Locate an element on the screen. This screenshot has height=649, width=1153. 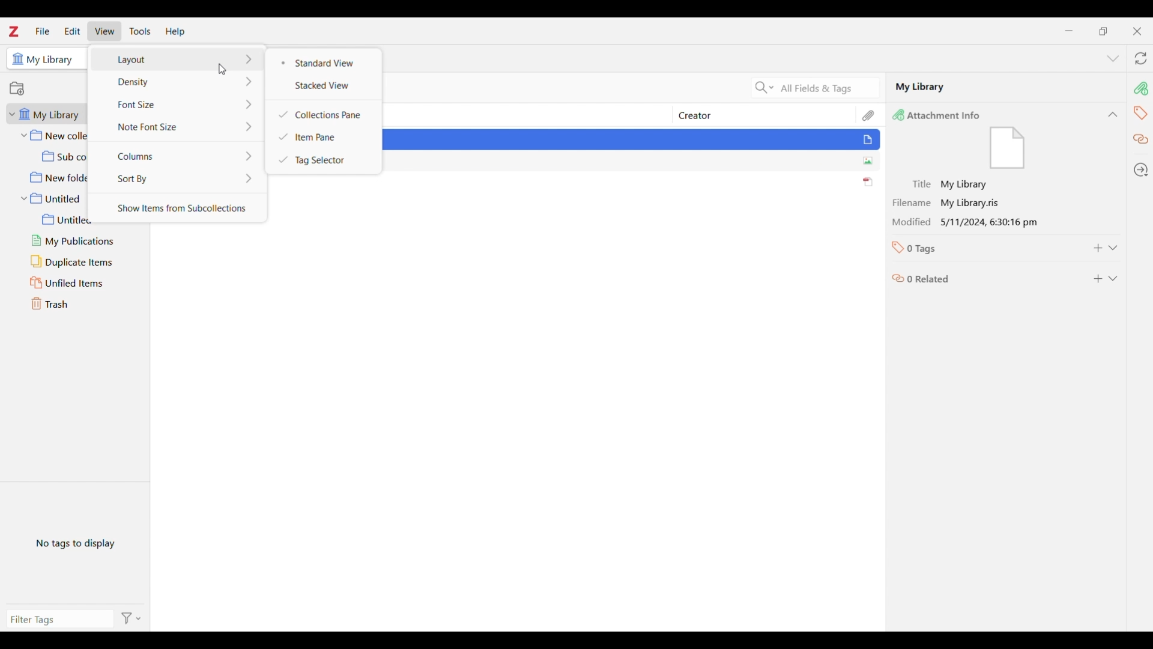
View menu highlighted is located at coordinates (105, 31).